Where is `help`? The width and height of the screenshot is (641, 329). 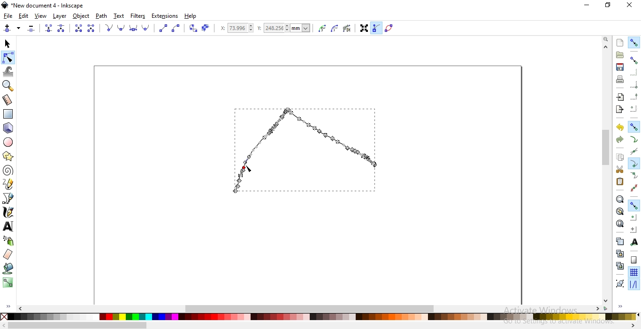
help is located at coordinates (191, 16).